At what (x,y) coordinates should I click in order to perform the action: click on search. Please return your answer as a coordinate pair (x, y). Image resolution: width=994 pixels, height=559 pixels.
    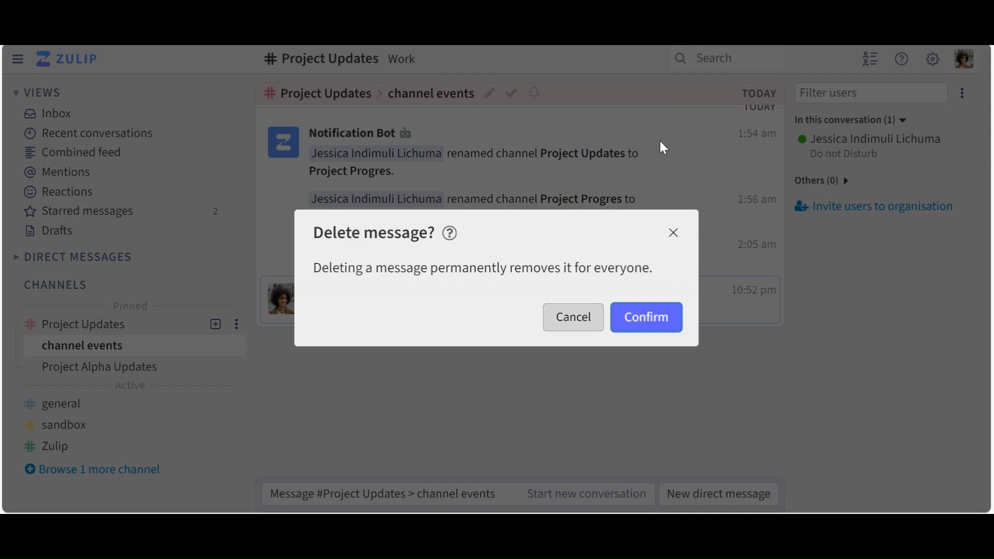
    Looking at the image, I should click on (716, 61).